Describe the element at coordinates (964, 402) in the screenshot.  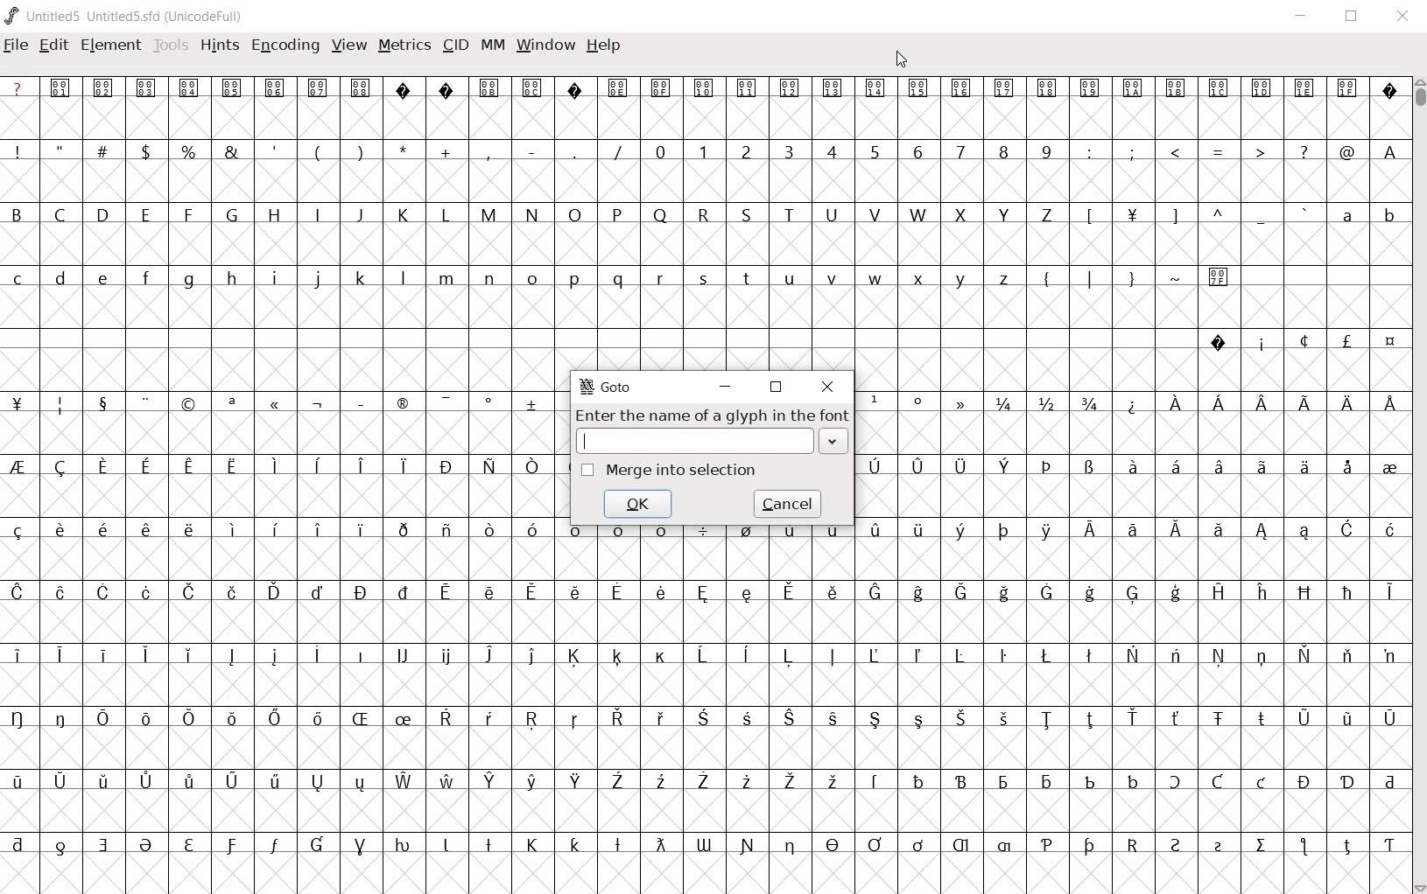
I see `Symbol` at that location.